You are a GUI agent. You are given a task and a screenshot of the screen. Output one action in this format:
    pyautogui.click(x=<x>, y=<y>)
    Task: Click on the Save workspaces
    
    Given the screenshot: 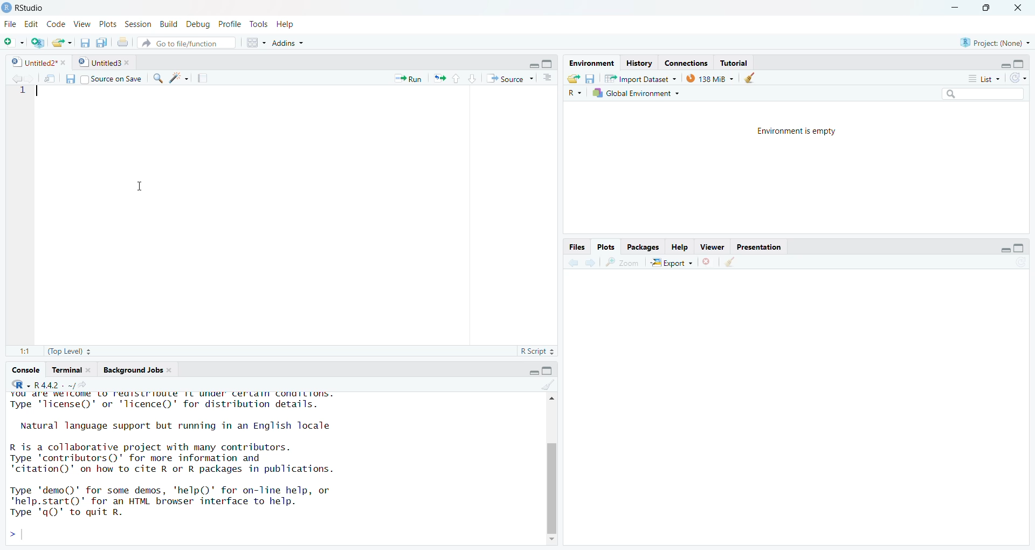 What is the action you would take?
    pyautogui.click(x=593, y=77)
    